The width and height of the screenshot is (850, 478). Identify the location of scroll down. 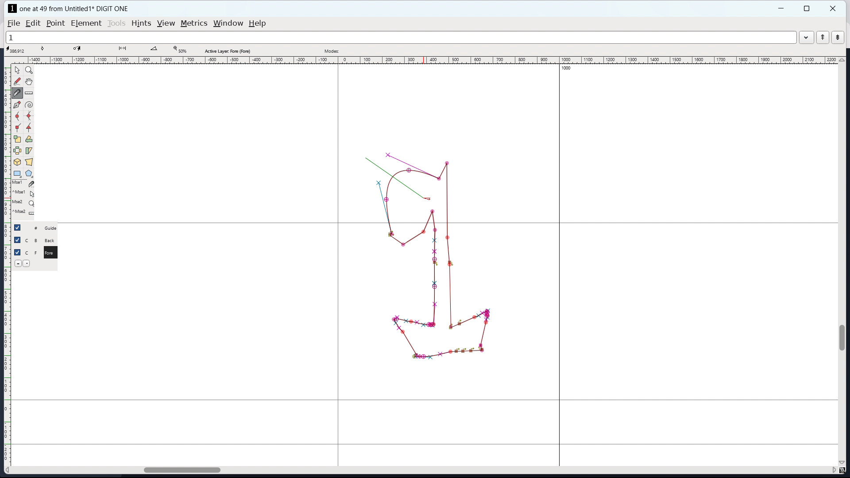
(842, 462).